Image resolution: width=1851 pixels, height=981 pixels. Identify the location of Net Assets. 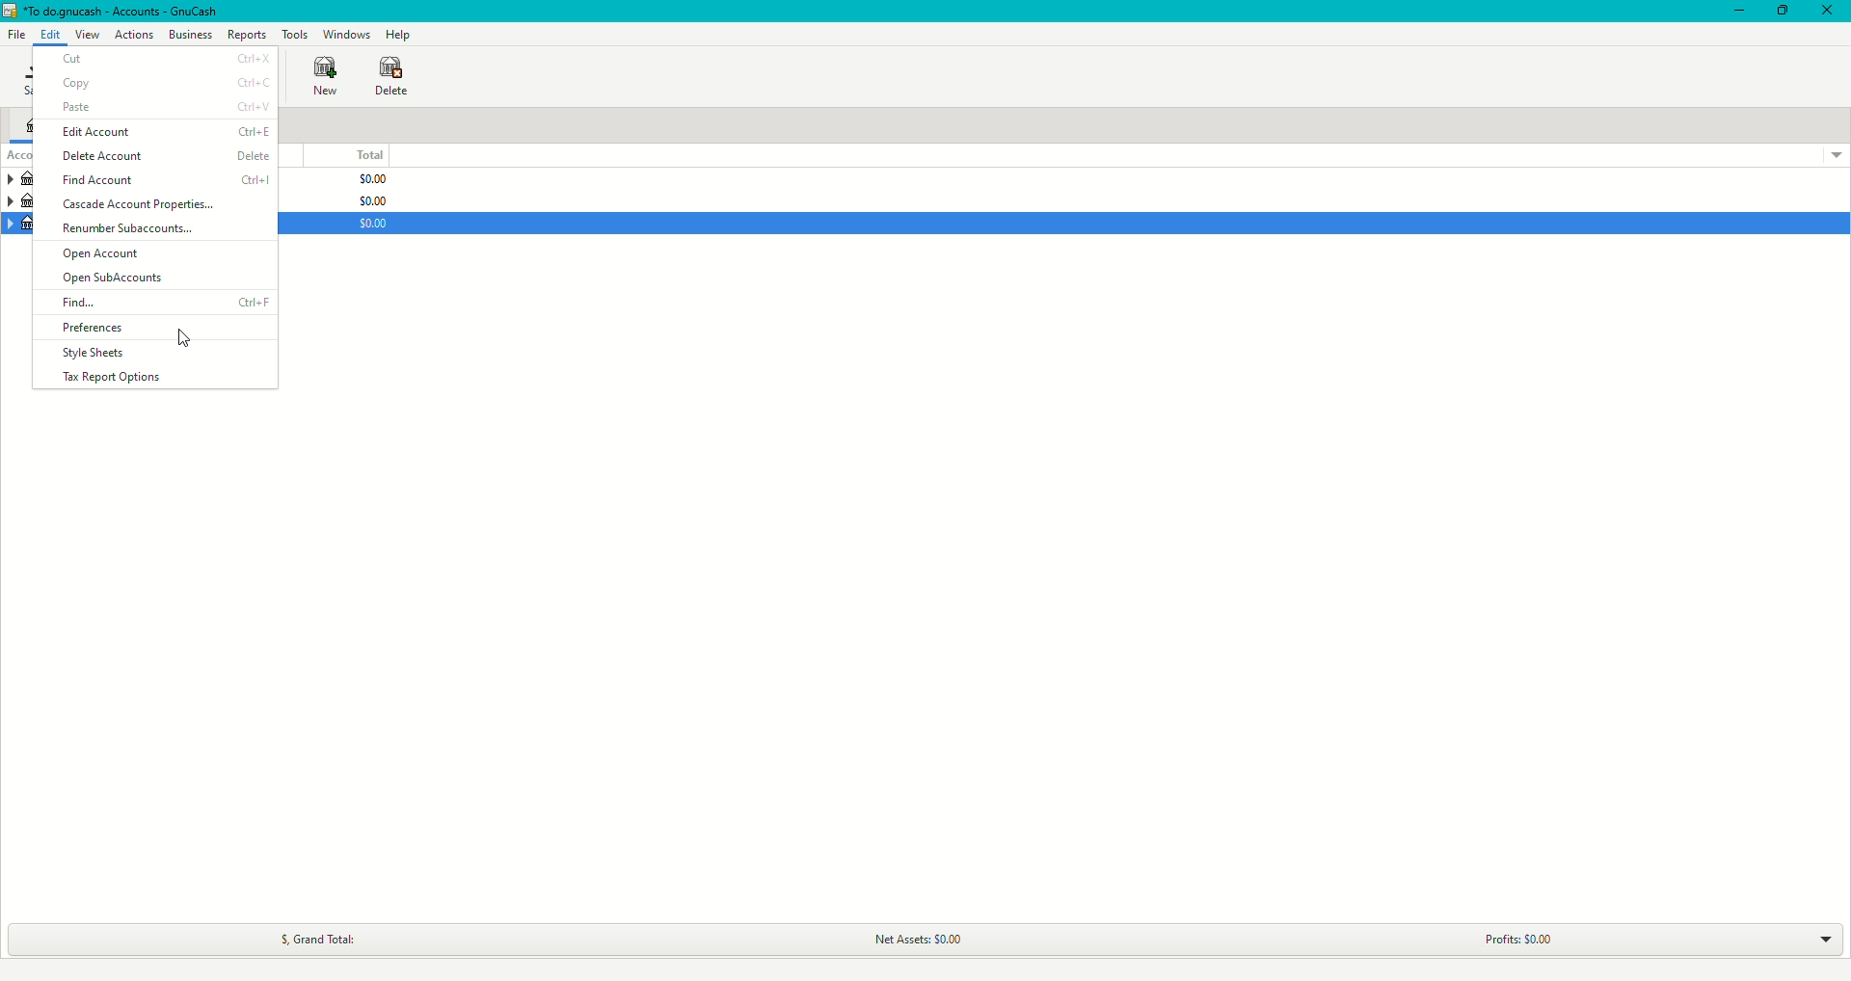
(912, 940).